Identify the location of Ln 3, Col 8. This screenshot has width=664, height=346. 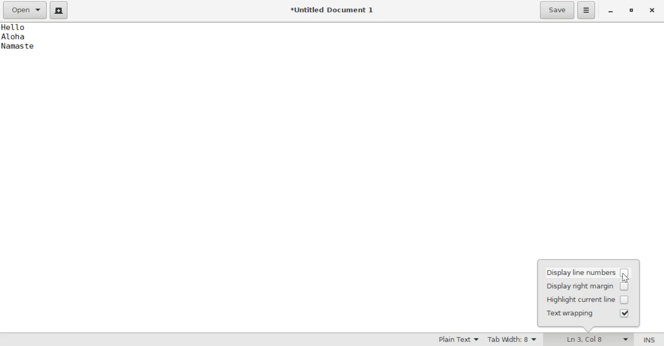
(597, 339).